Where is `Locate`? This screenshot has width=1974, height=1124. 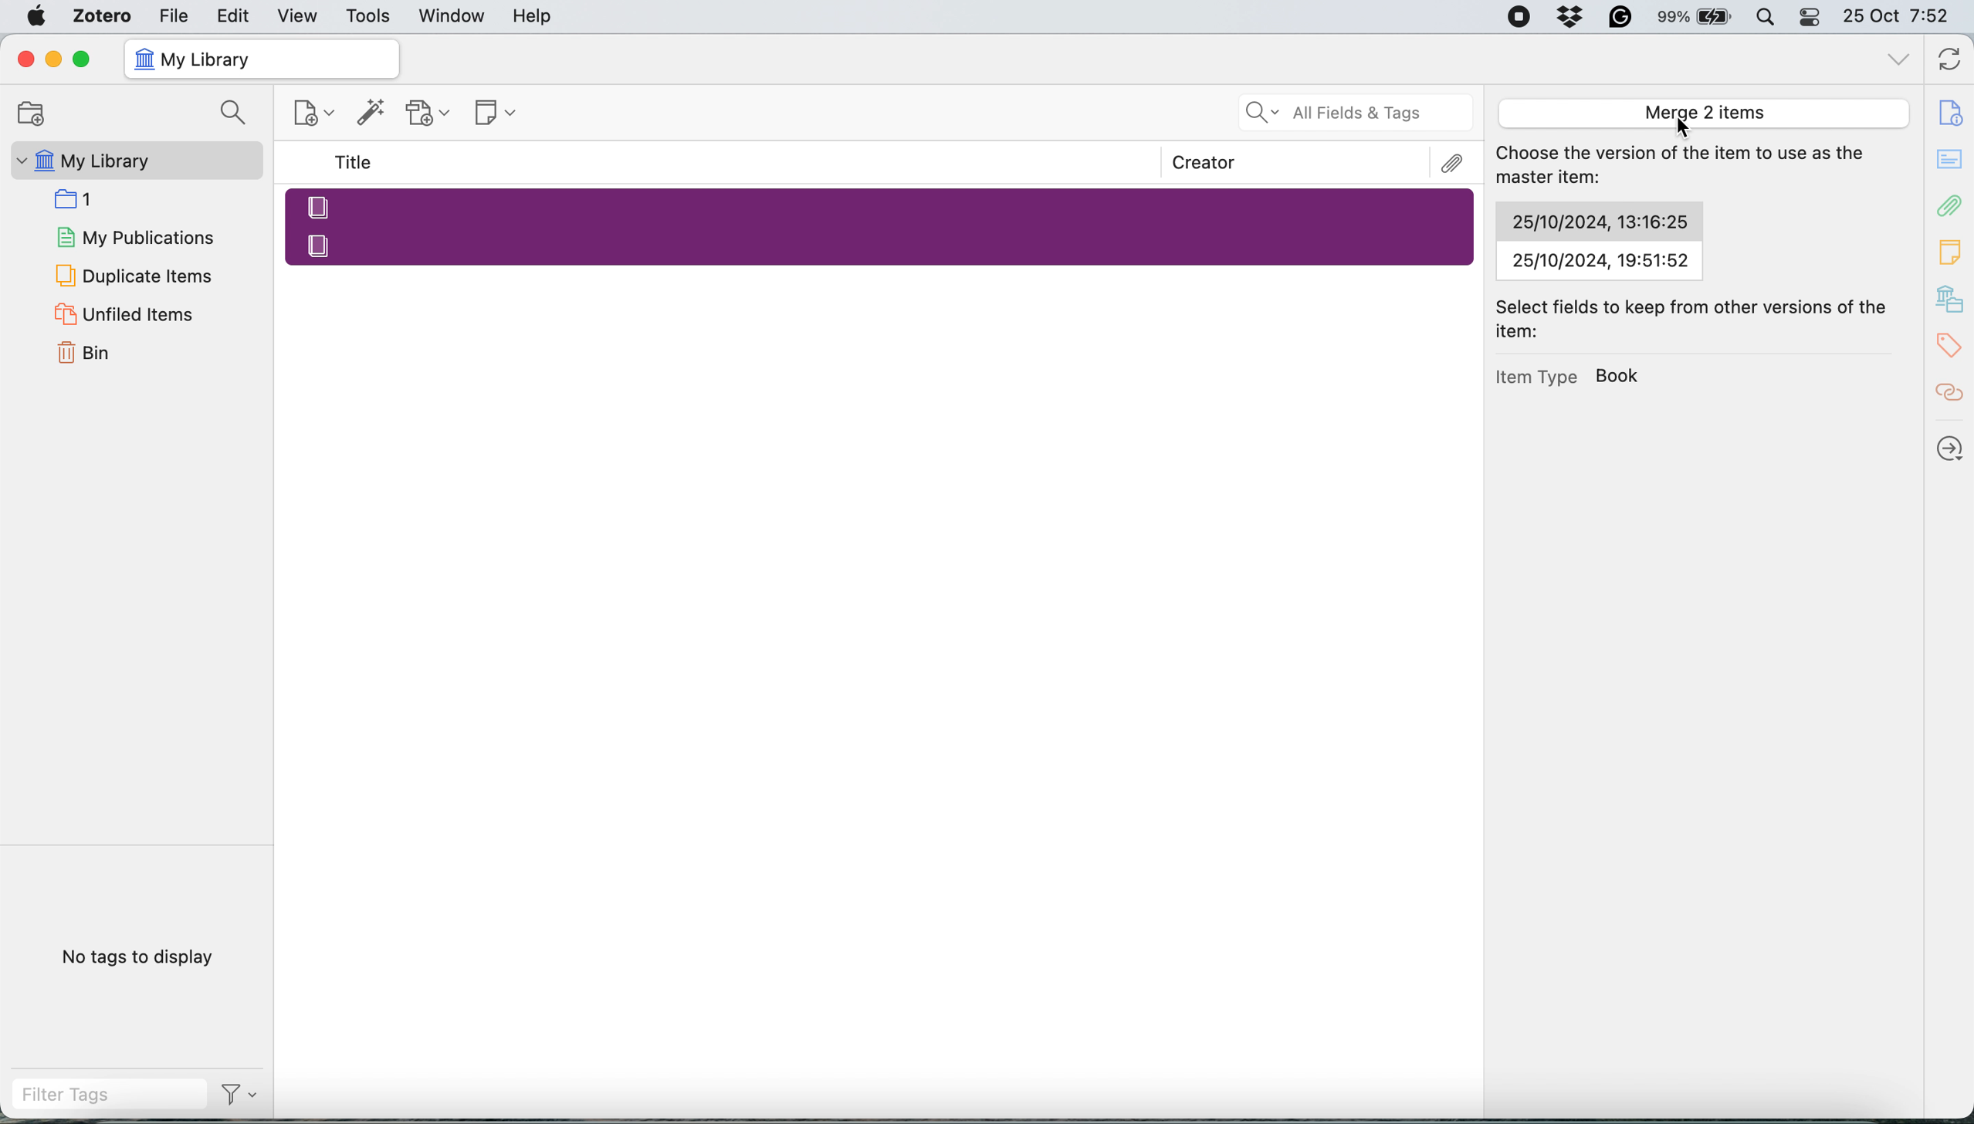
Locate is located at coordinates (1951, 449).